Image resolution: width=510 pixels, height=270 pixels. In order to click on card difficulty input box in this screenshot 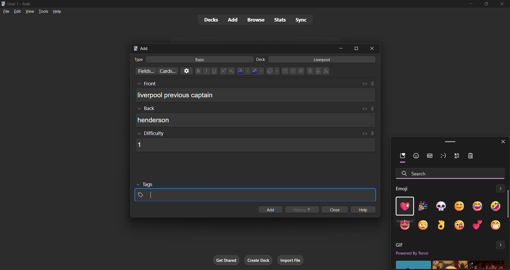, I will do `click(254, 142)`.